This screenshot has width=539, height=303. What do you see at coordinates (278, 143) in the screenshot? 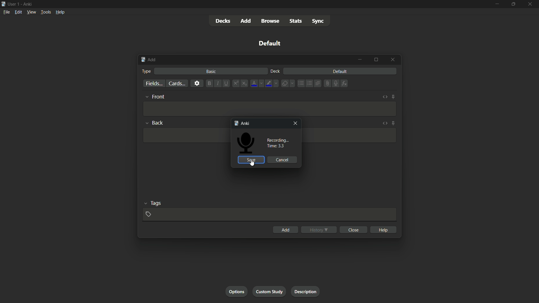
I see `recording time` at bounding box center [278, 143].